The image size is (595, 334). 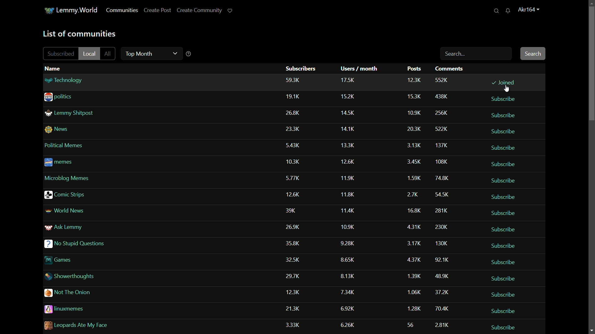 I want to click on top month, so click(x=150, y=53).